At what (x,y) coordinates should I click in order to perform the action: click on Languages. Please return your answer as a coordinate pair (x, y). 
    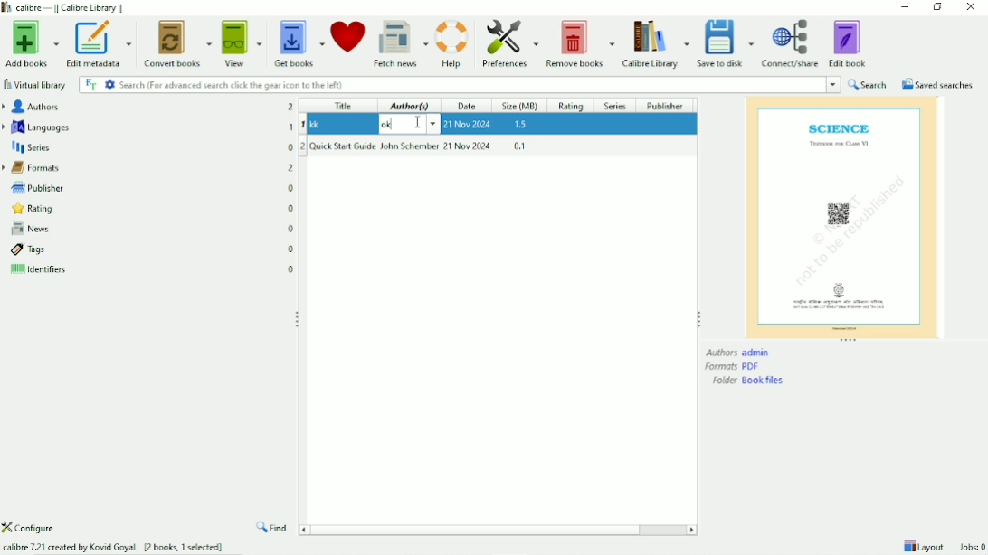
    Looking at the image, I should click on (147, 127).